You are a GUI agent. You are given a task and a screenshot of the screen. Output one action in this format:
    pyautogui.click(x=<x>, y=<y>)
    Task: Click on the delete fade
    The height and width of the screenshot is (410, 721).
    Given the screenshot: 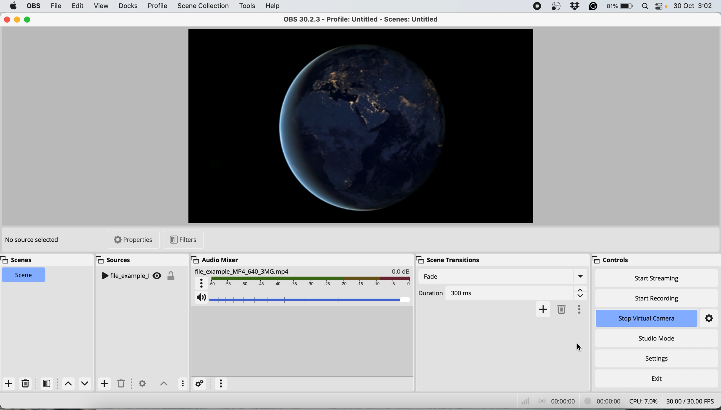 What is the action you would take?
    pyautogui.click(x=561, y=309)
    